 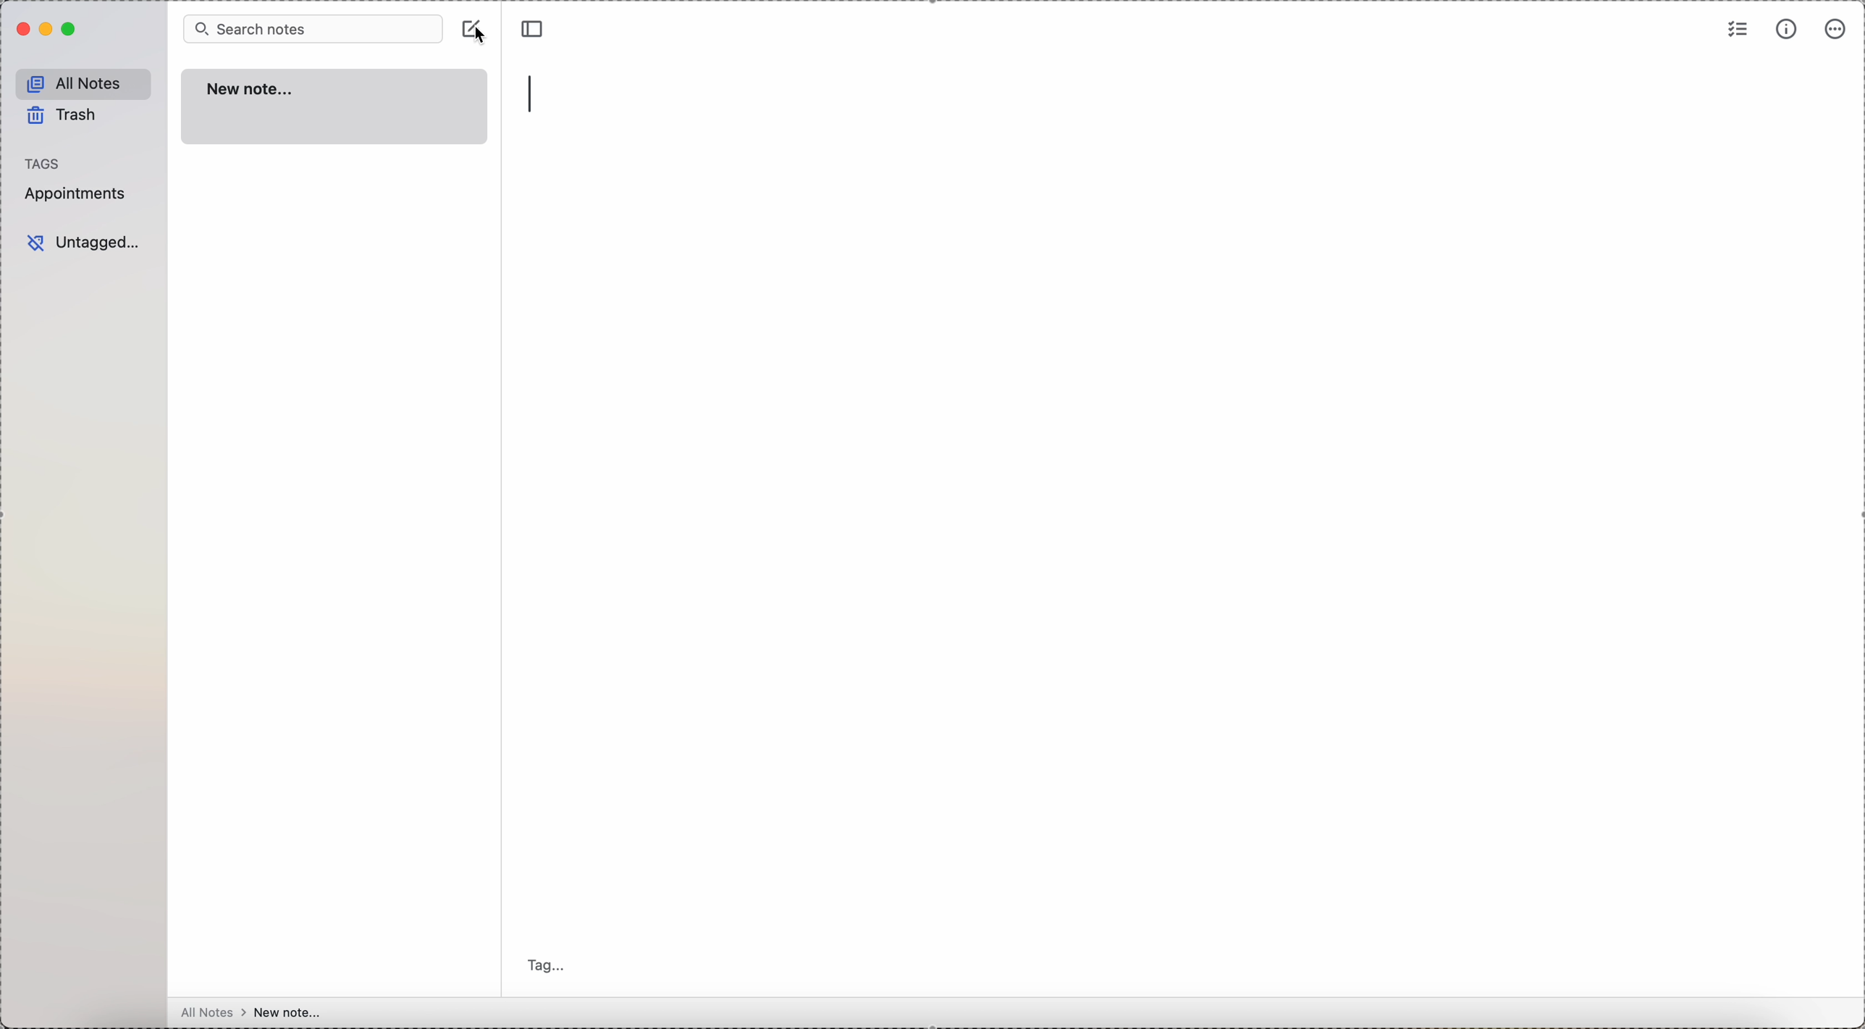 What do you see at coordinates (534, 28) in the screenshot?
I see `toggle sidebar` at bounding box center [534, 28].